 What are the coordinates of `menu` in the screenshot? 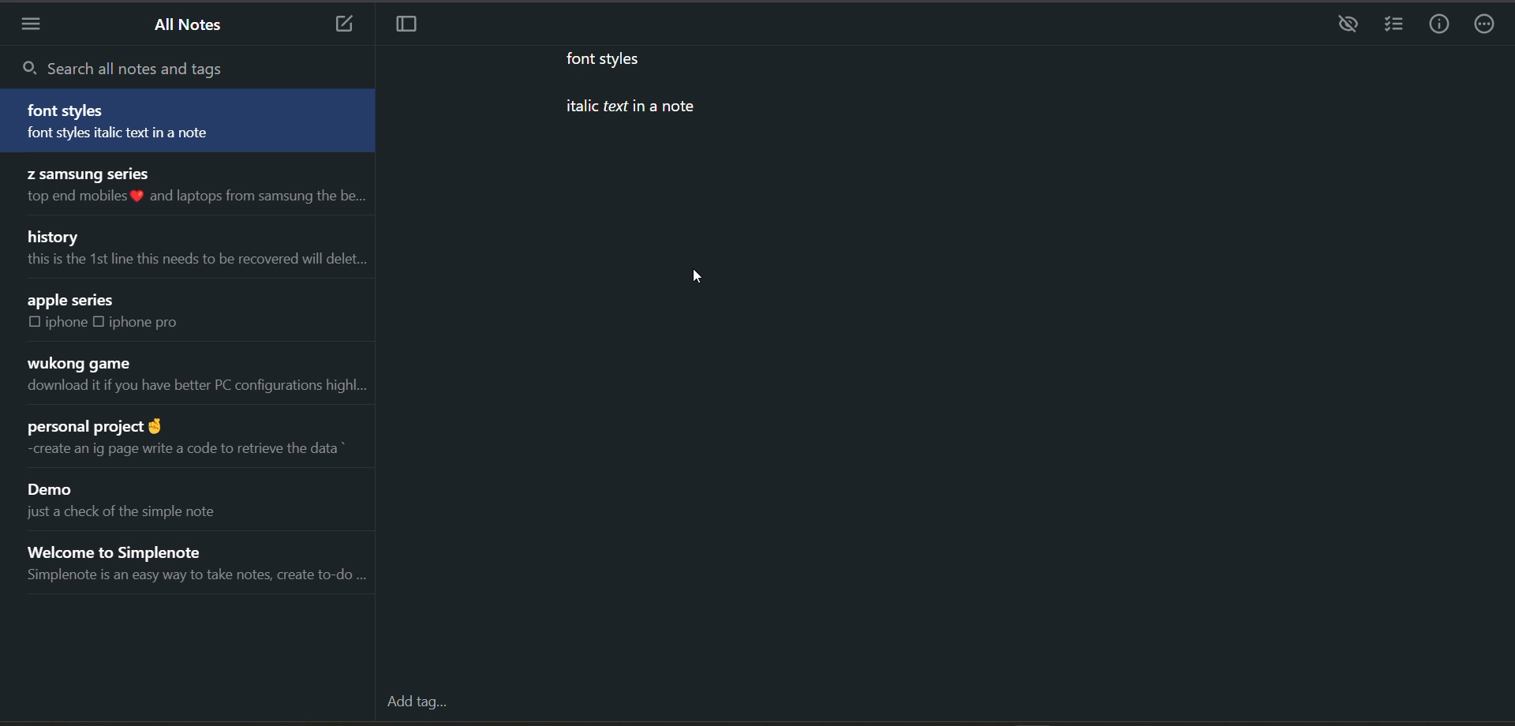 It's located at (36, 25).